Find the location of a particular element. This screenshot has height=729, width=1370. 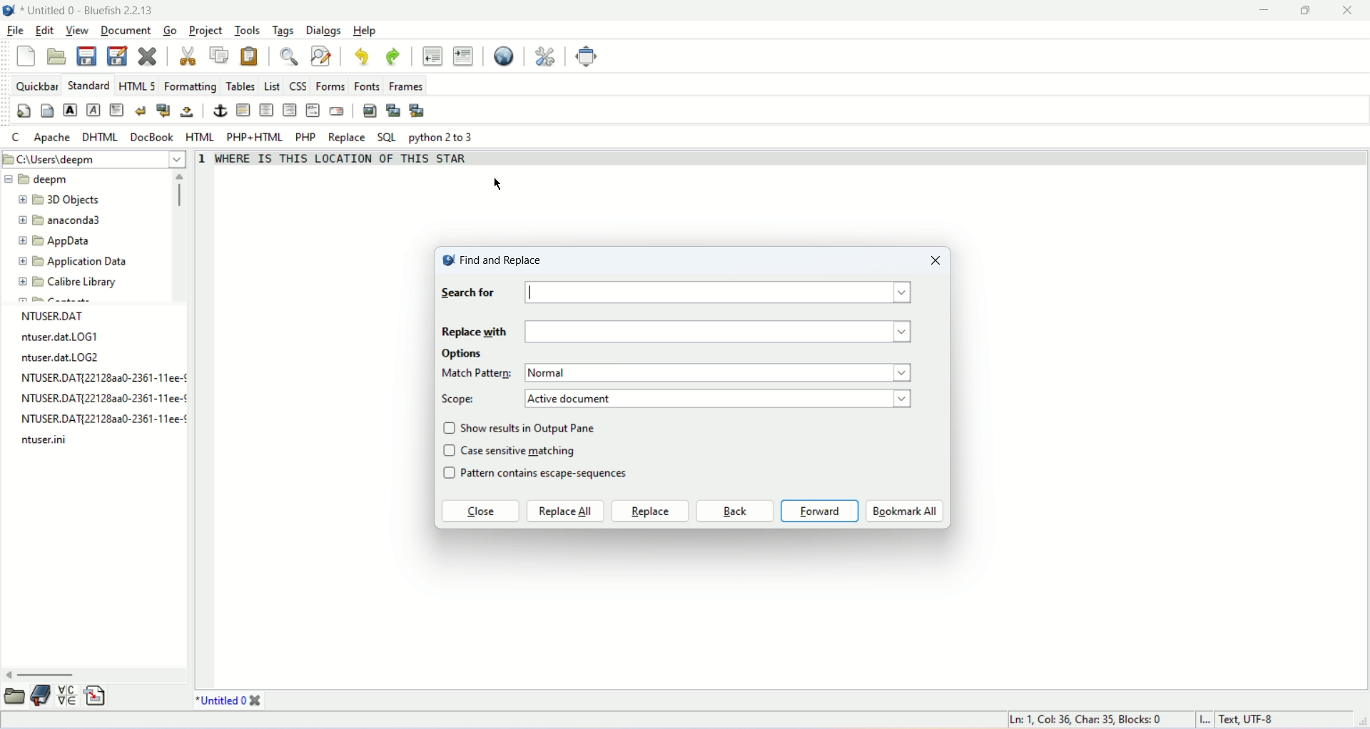

insert thumbnail is located at coordinates (395, 112).